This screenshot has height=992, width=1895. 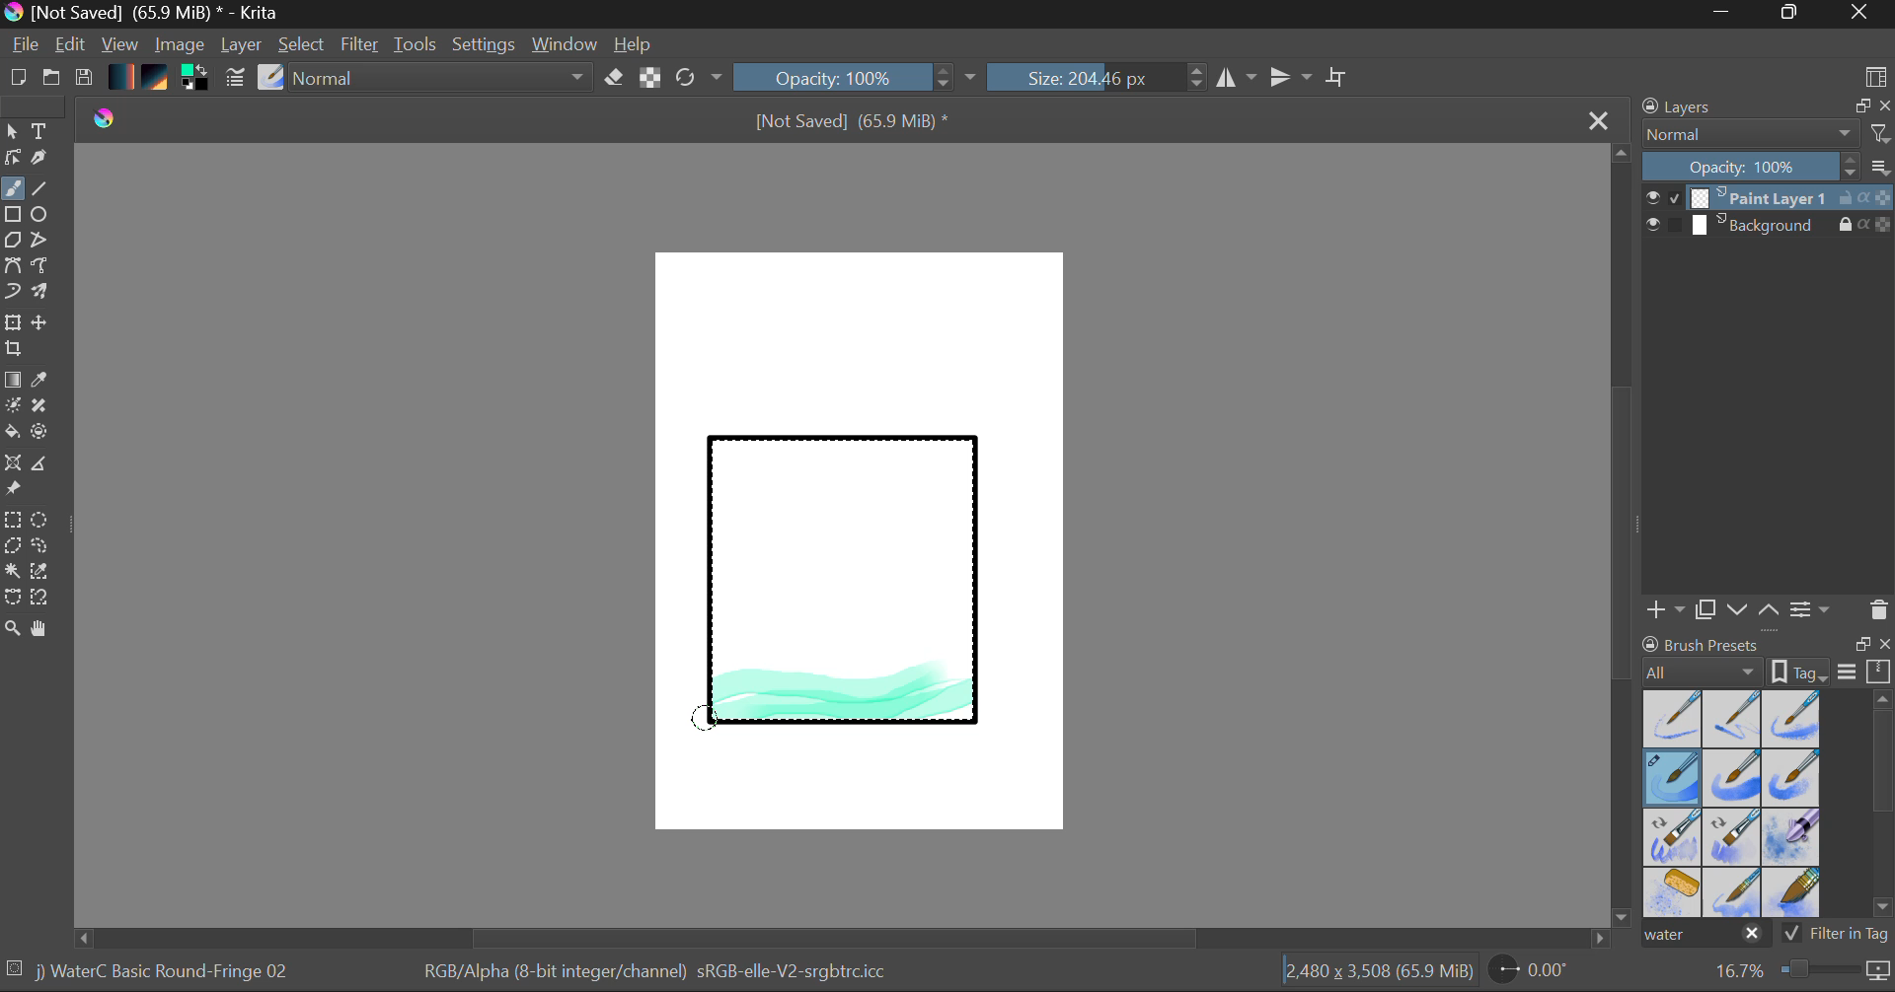 I want to click on Open, so click(x=53, y=80).